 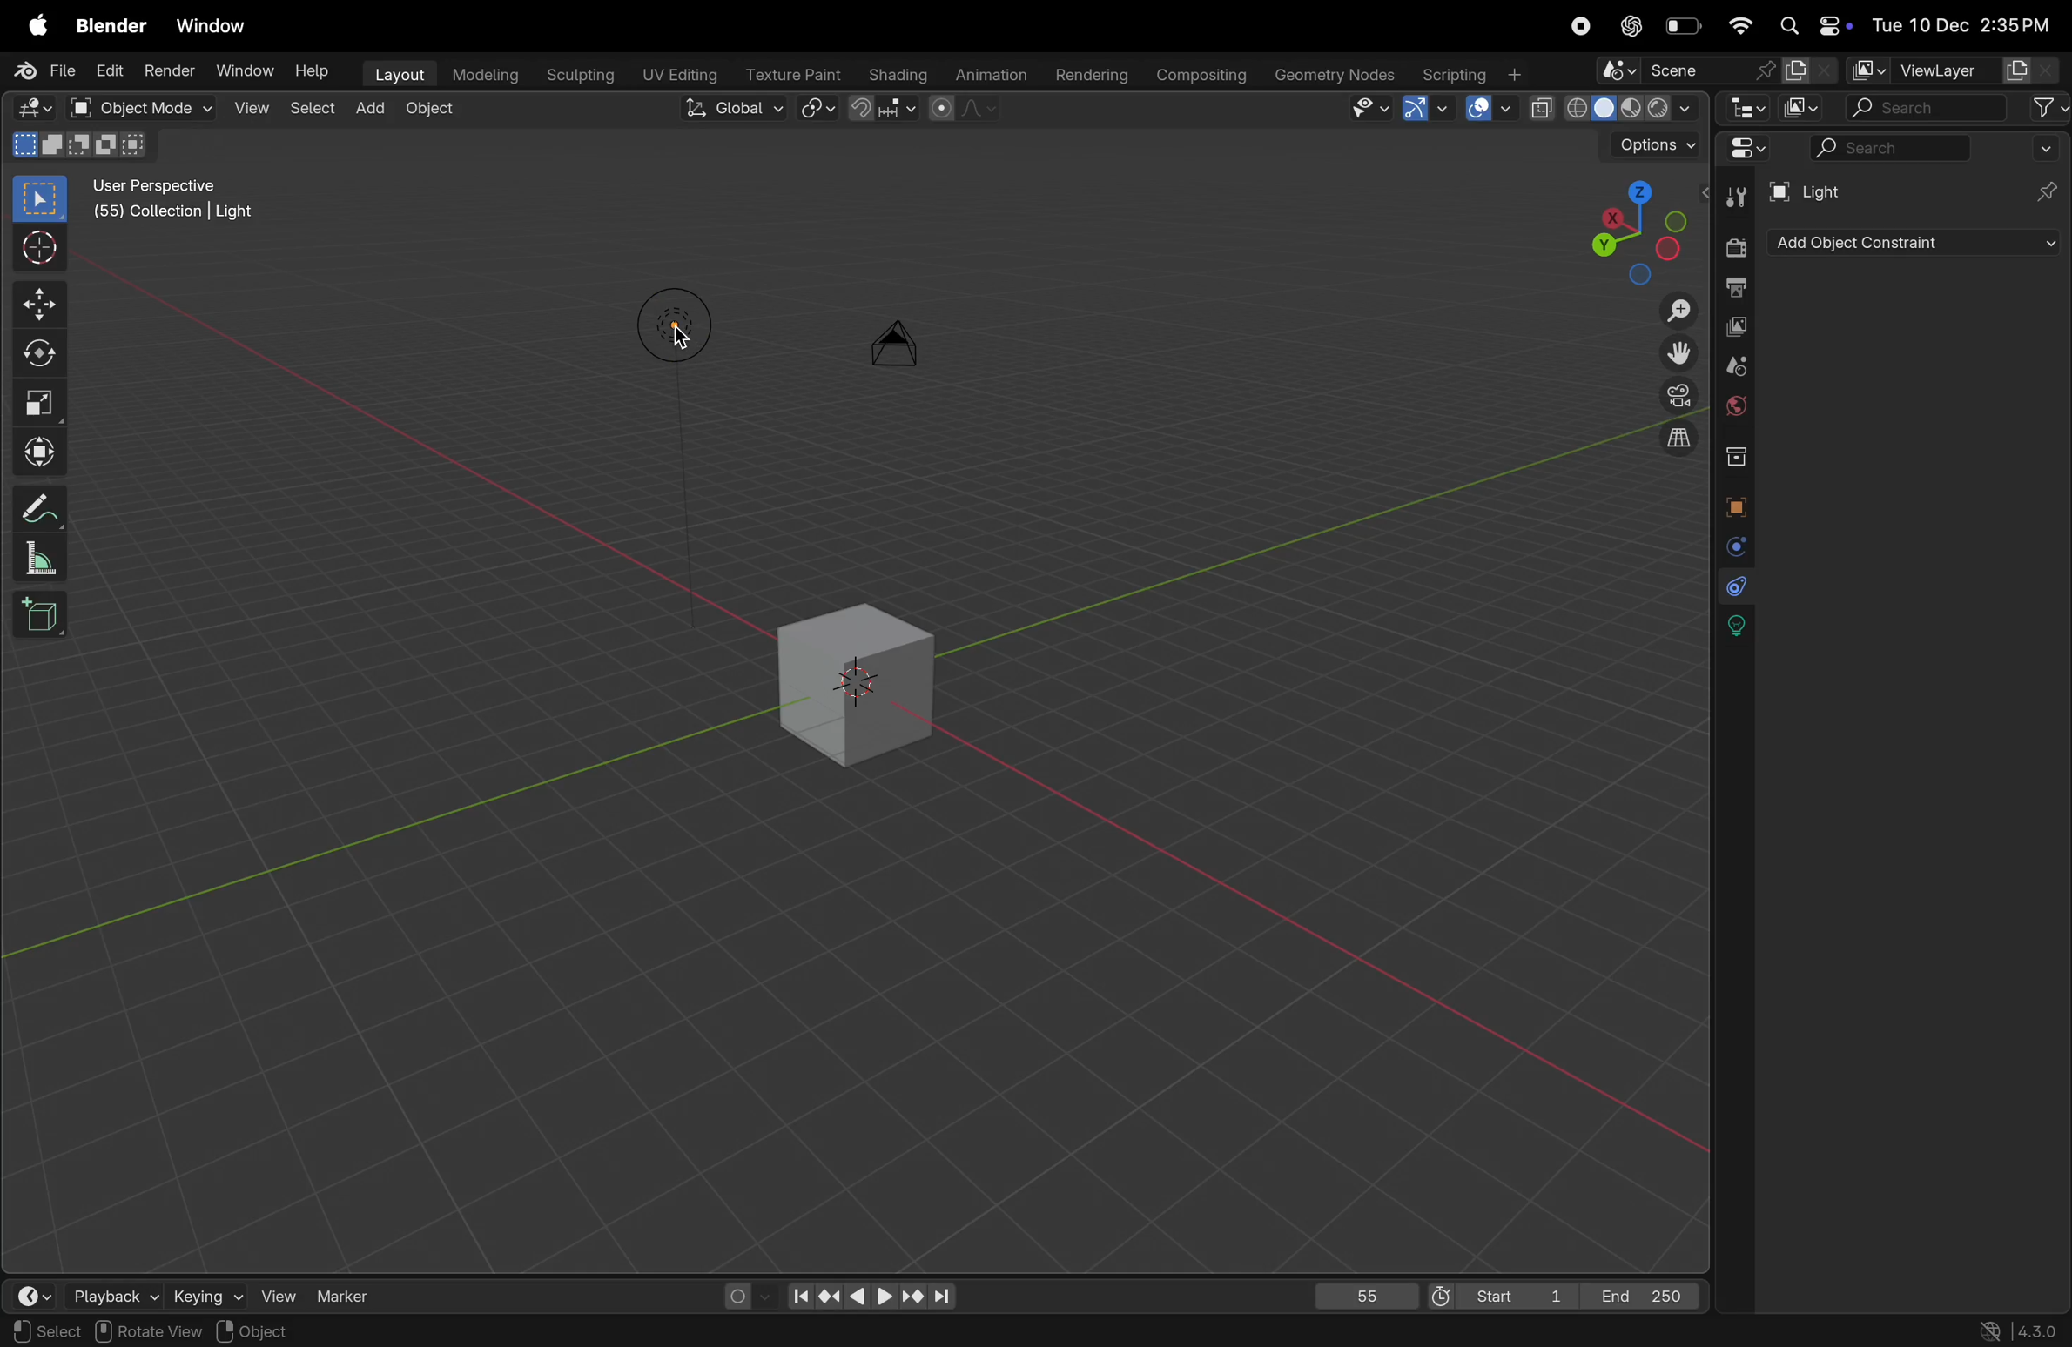 I want to click on annotate, so click(x=44, y=506).